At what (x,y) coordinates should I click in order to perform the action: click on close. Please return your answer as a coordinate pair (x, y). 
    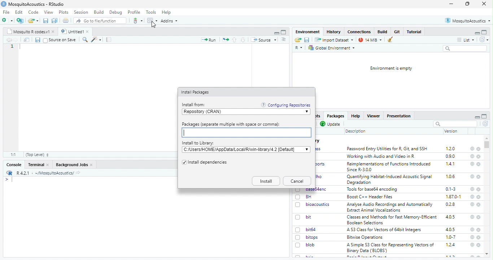
    Looking at the image, I should click on (479, 149).